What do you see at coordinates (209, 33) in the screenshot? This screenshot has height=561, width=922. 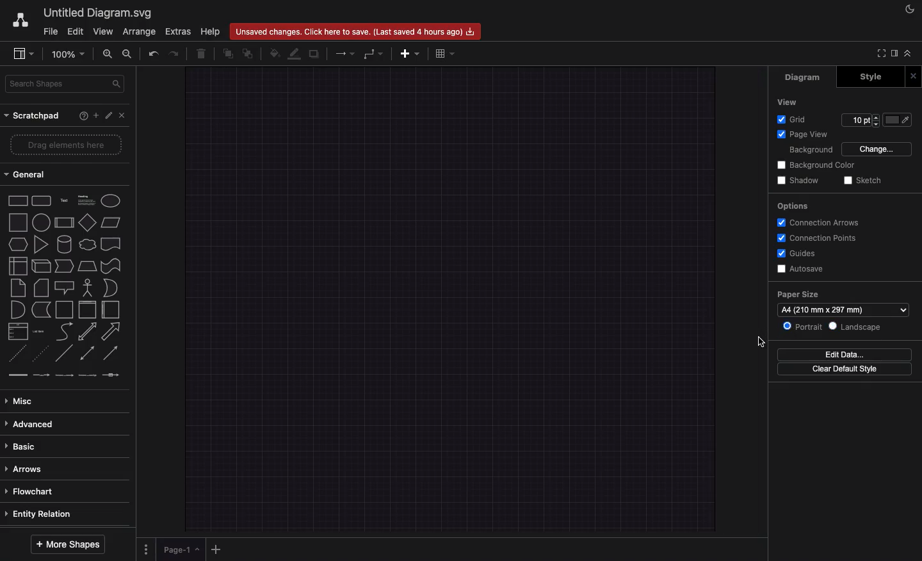 I see `Help` at bounding box center [209, 33].